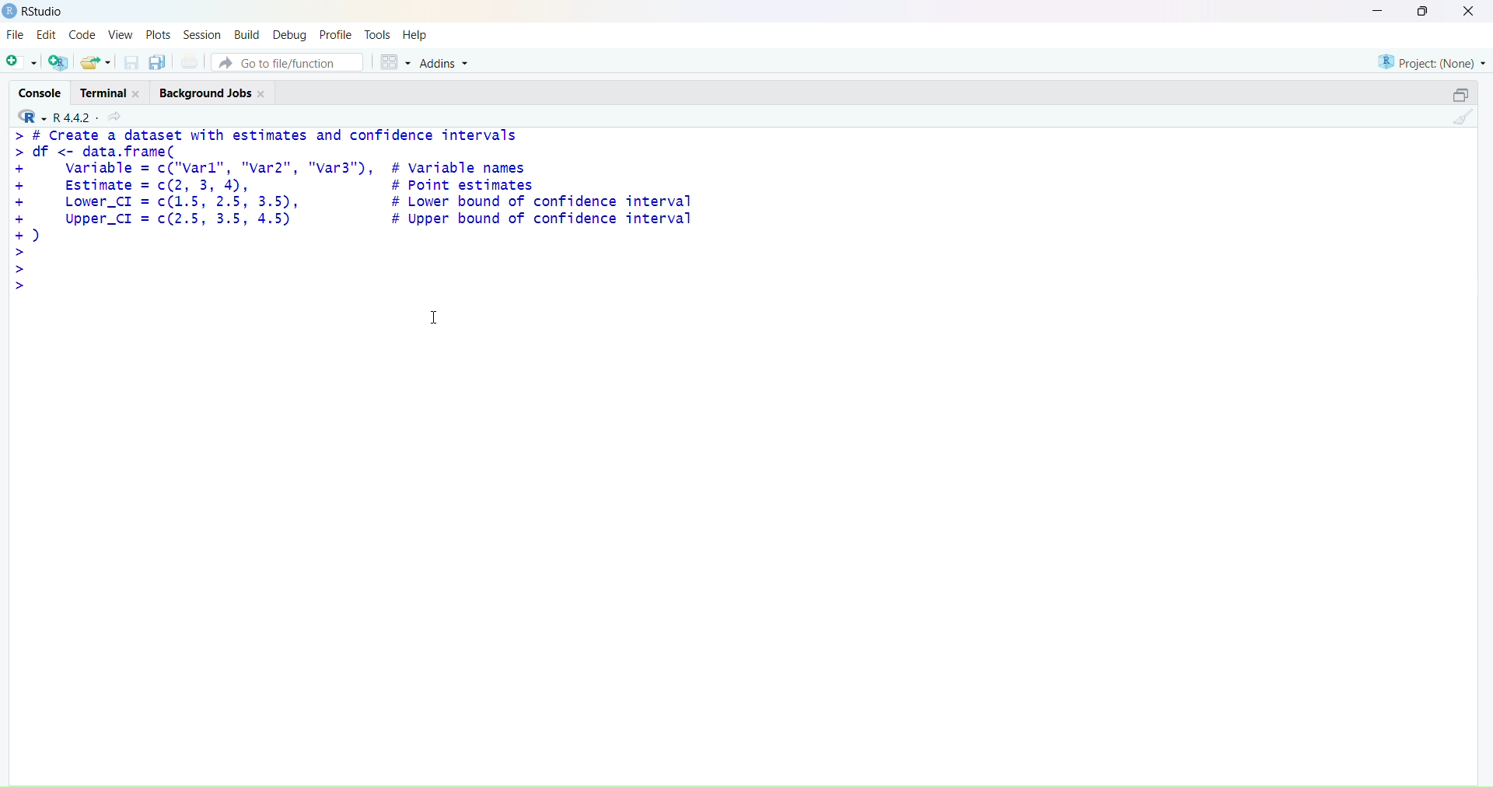 This screenshot has height=787, width=1493. Describe the element at coordinates (114, 117) in the screenshot. I see `share current directory` at that location.